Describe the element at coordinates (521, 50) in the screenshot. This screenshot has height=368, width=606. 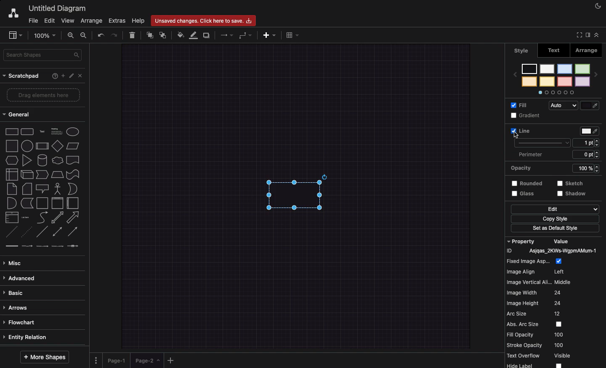
I see `style` at that location.